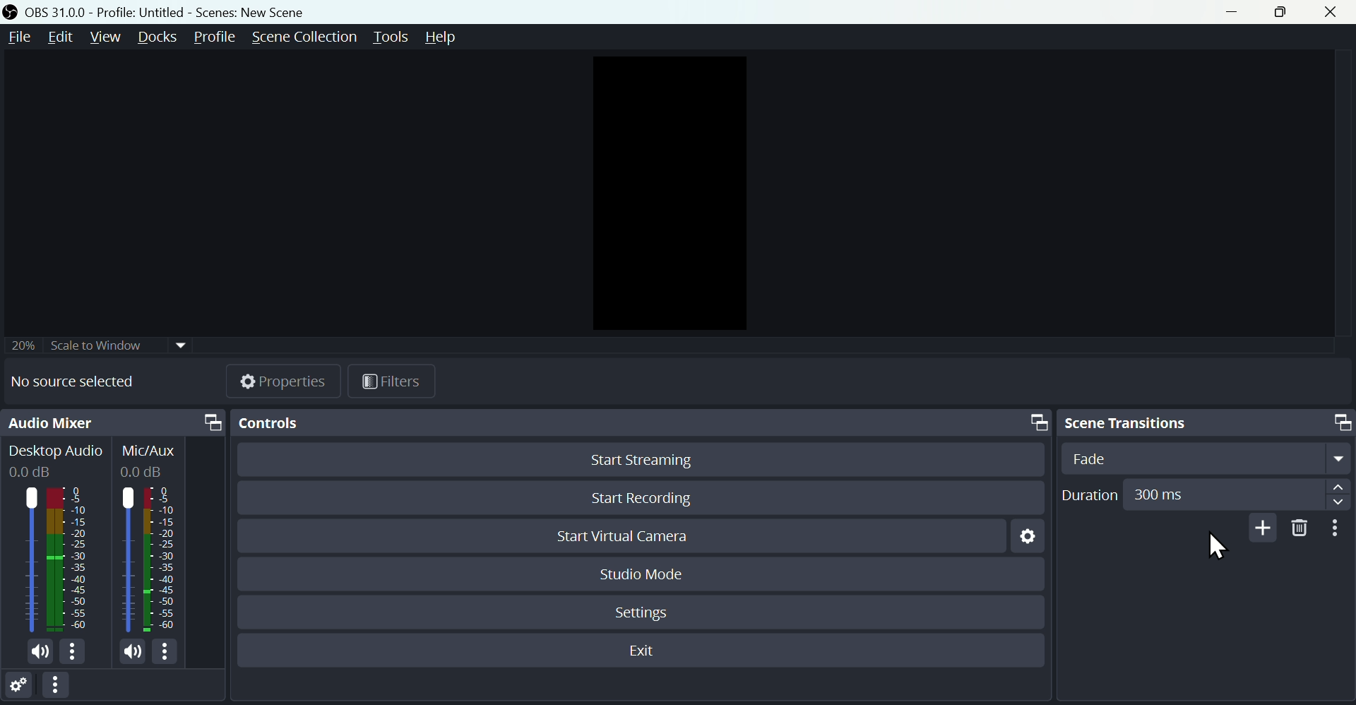 The image size is (1356, 705). Describe the element at coordinates (284, 380) in the screenshot. I see `Properties` at that location.